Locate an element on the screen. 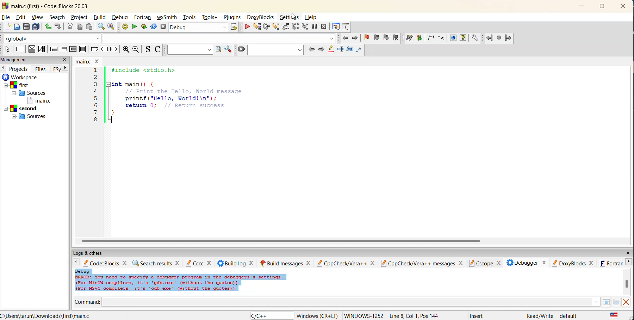 The height and width of the screenshot is (320, 634). doxyblocks is located at coordinates (262, 17).